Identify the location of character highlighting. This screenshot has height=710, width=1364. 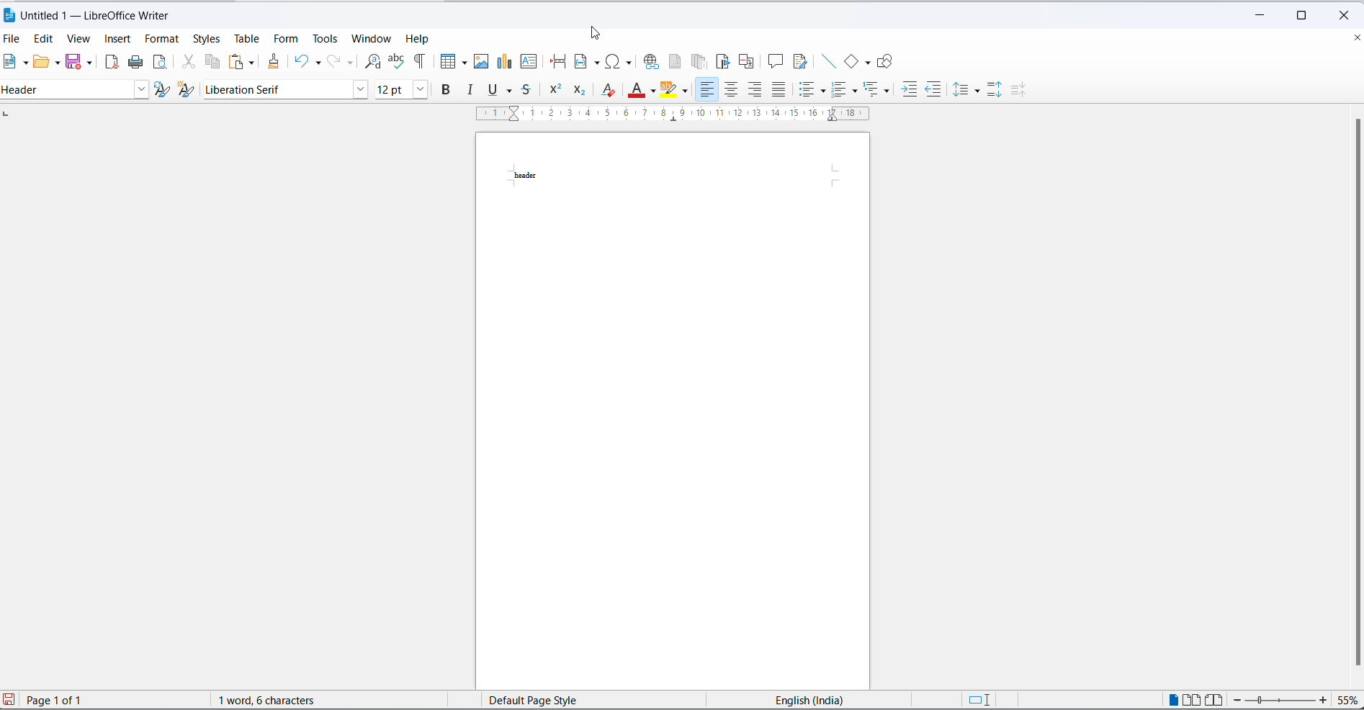
(672, 89).